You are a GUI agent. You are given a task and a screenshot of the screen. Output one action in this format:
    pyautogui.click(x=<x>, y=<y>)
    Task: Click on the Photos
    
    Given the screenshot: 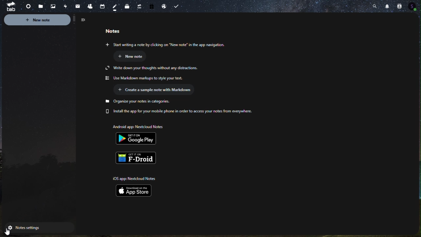 What is the action you would take?
    pyautogui.click(x=53, y=6)
    